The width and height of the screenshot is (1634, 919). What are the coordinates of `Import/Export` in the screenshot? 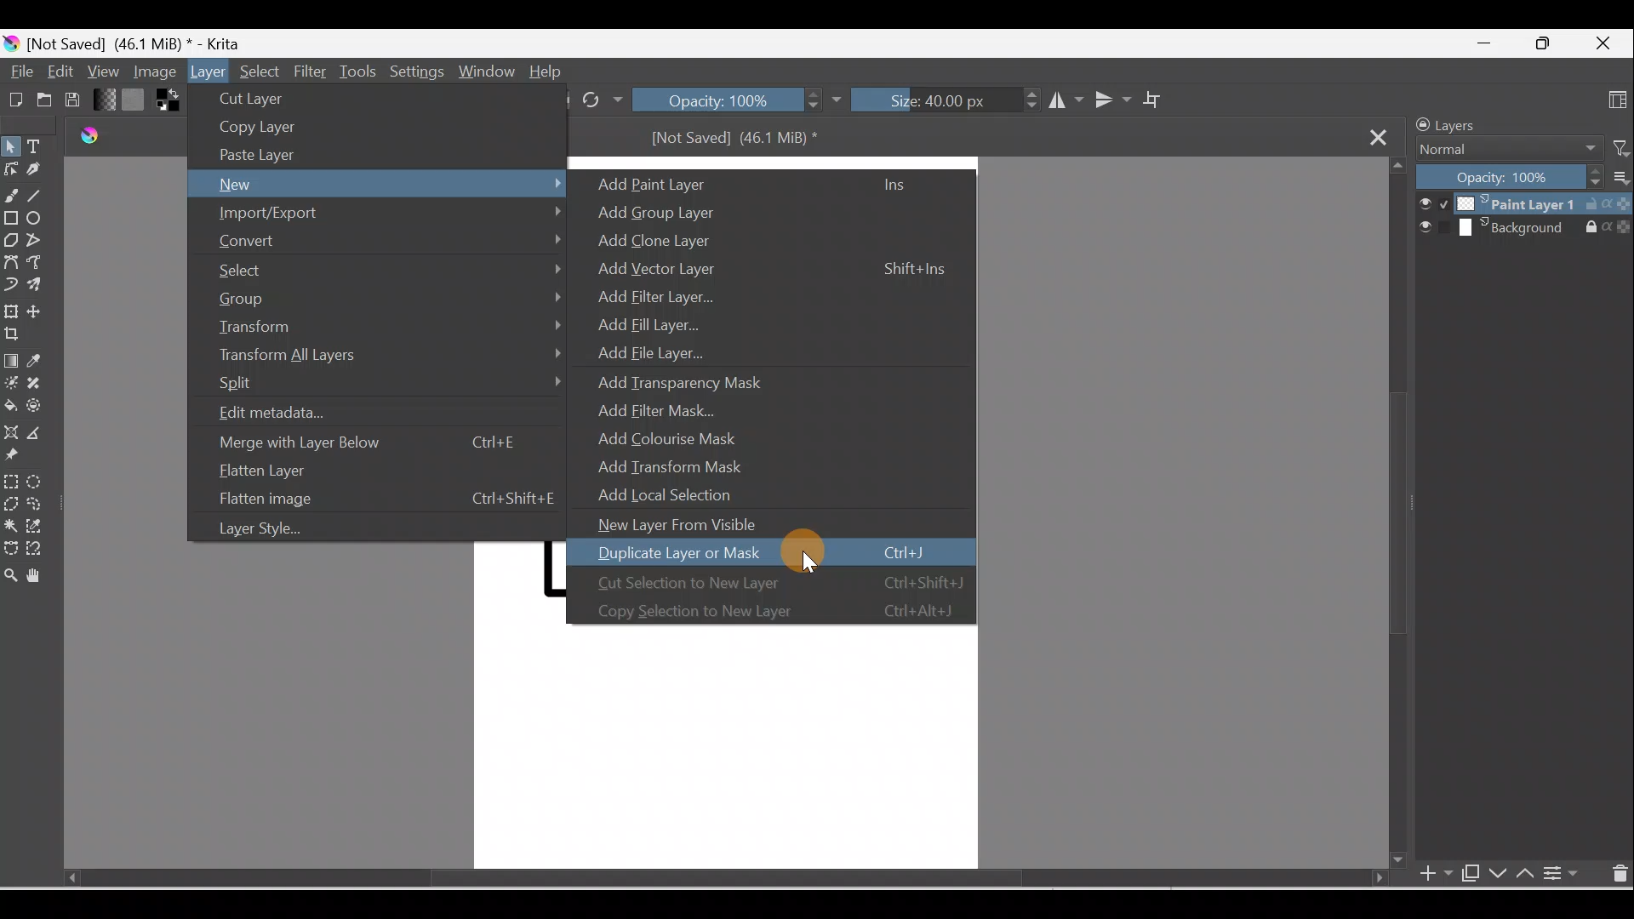 It's located at (377, 214).